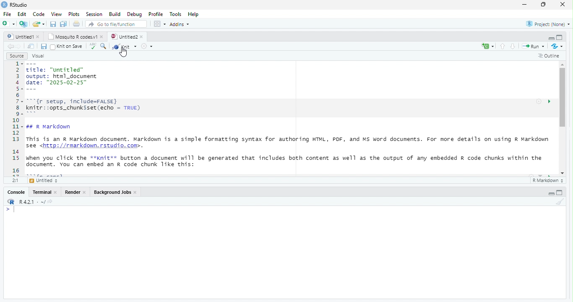  I want to click on close, so click(563, 4).